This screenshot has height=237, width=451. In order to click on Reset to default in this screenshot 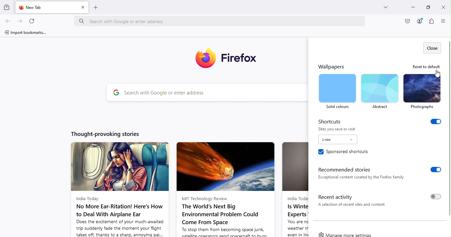, I will do `click(425, 66)`.